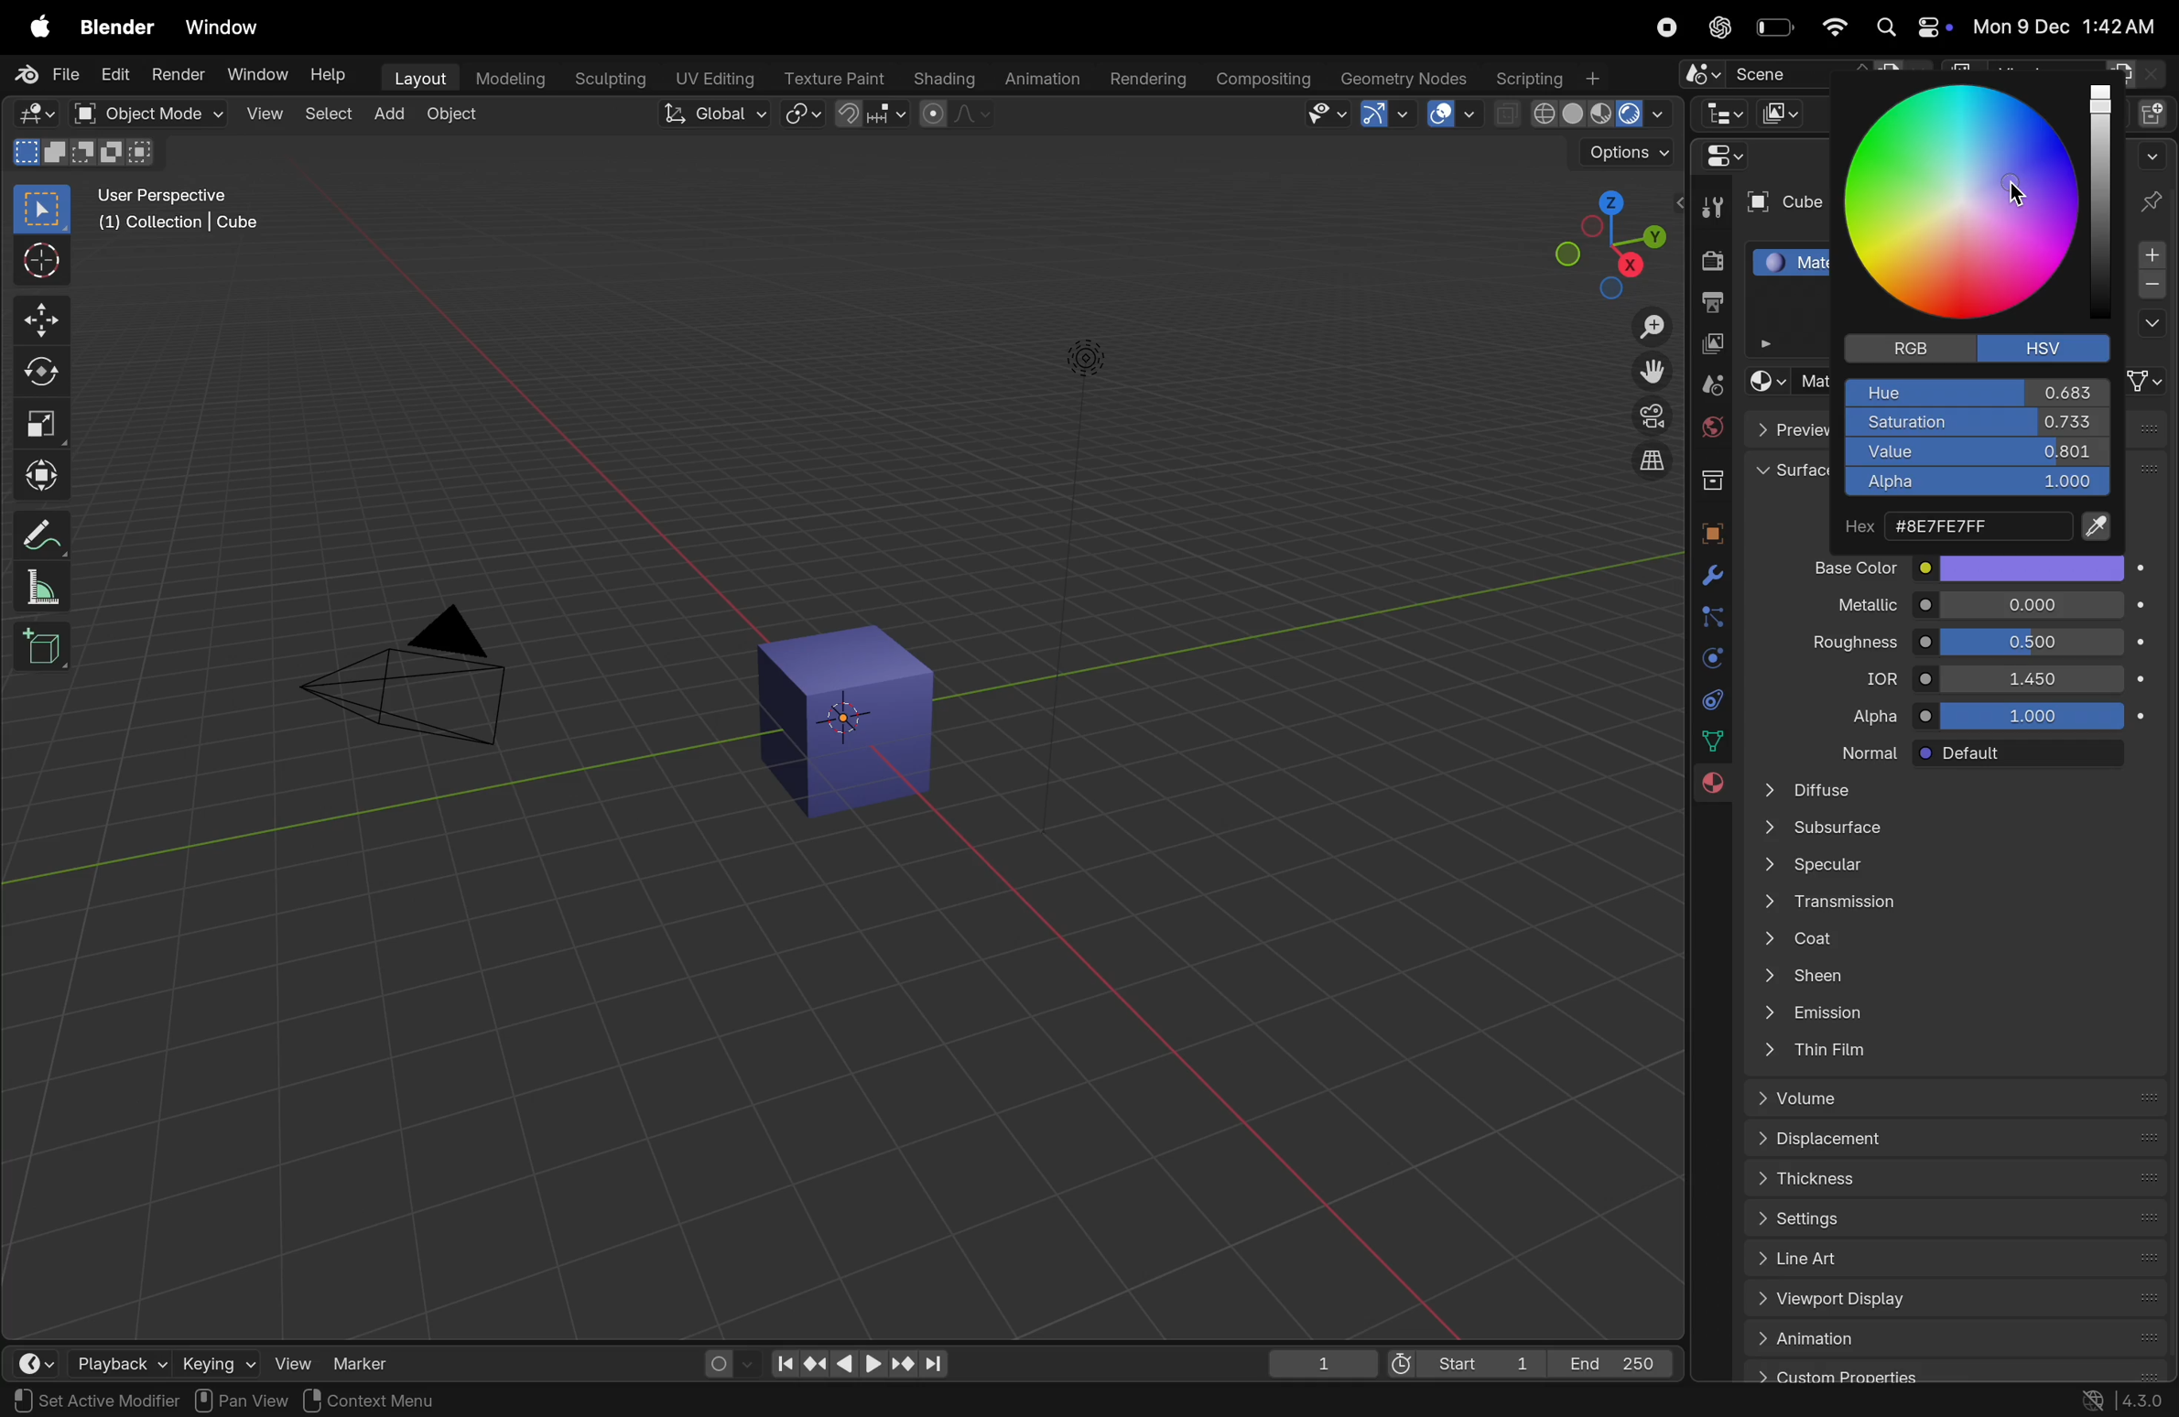 This screenshot has width=2179, height=1417. What do you see at coordinates (859, 1366) in the screenshot?
I see `play back controls` at bounding box center [859, 1366].